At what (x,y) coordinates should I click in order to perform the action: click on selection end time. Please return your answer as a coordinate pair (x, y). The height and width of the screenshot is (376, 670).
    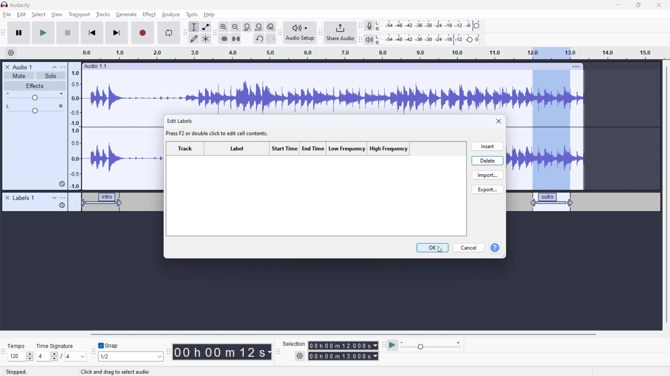
    Looking at the image, I should click on (344, 356).